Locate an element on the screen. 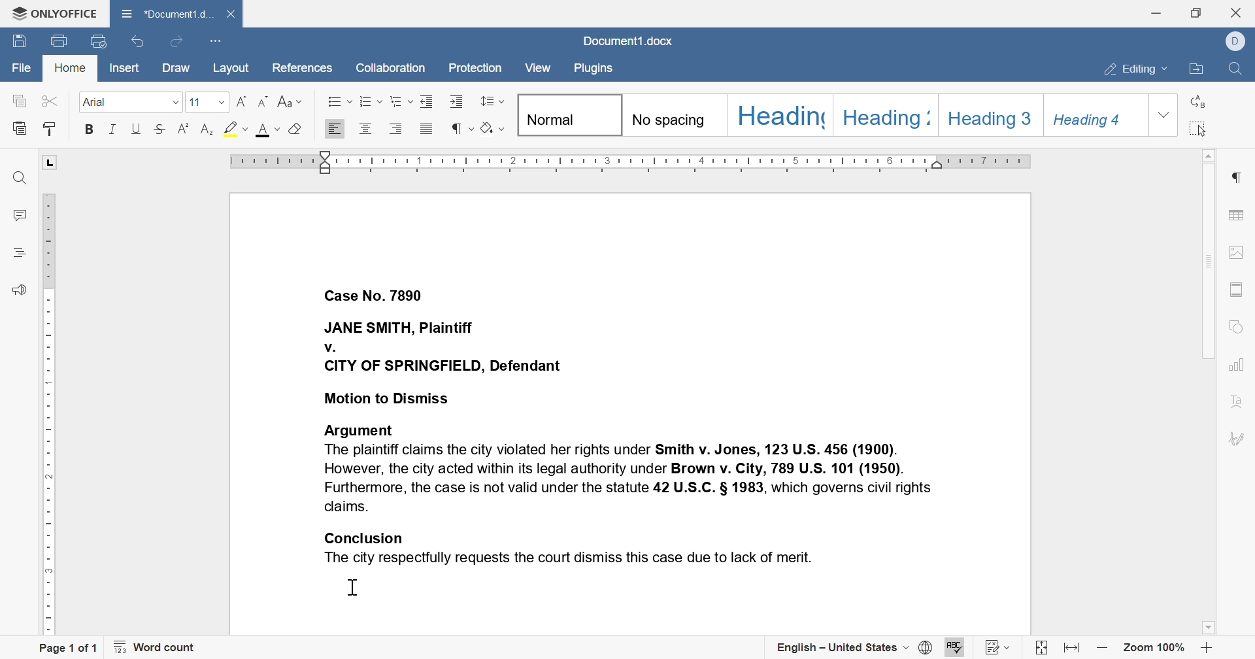 The height and width of the screenshot is (659, 1255). insert is located at coordinates (127, 67).